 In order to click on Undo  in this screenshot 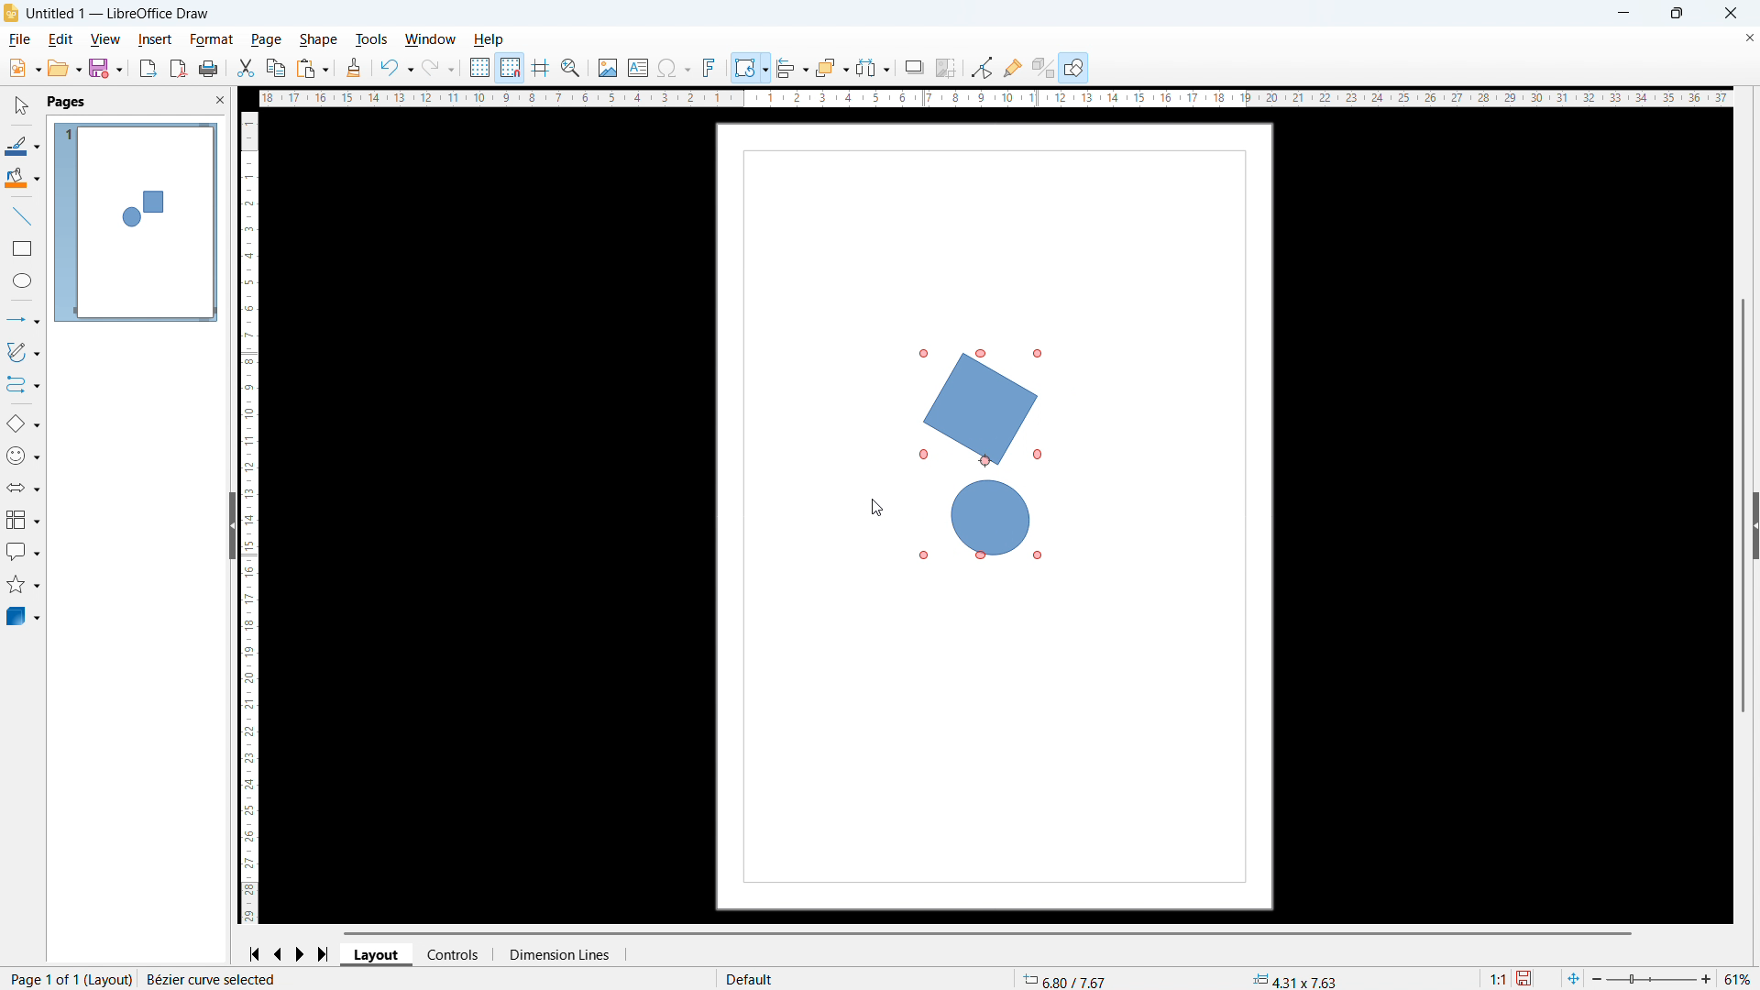, I will do `click(396, 67)`.